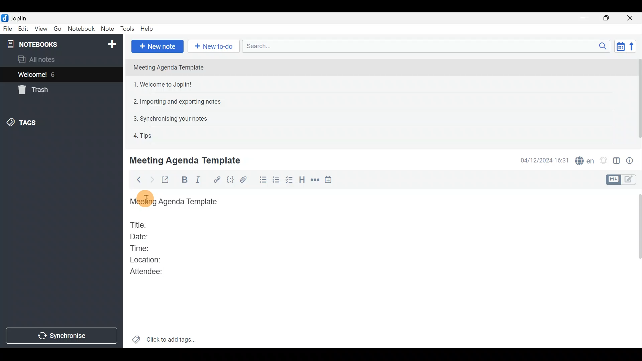  I want to click on Insert time, so click(330, 181).